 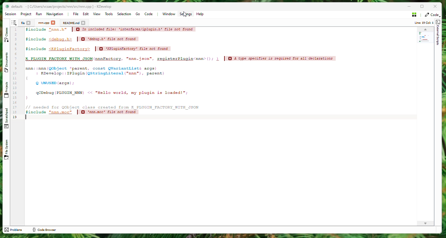 What do you see at coordinates (22, 23) in the screenshot?
I see `File` at bounding box center [22, 23].